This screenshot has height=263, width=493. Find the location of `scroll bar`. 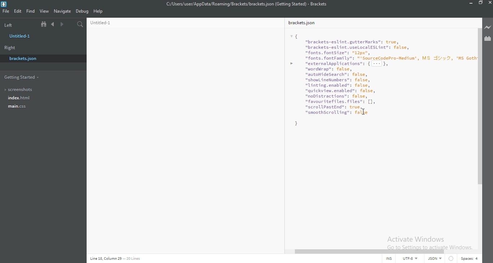

scroll bar is located at coordinates (480, 106).